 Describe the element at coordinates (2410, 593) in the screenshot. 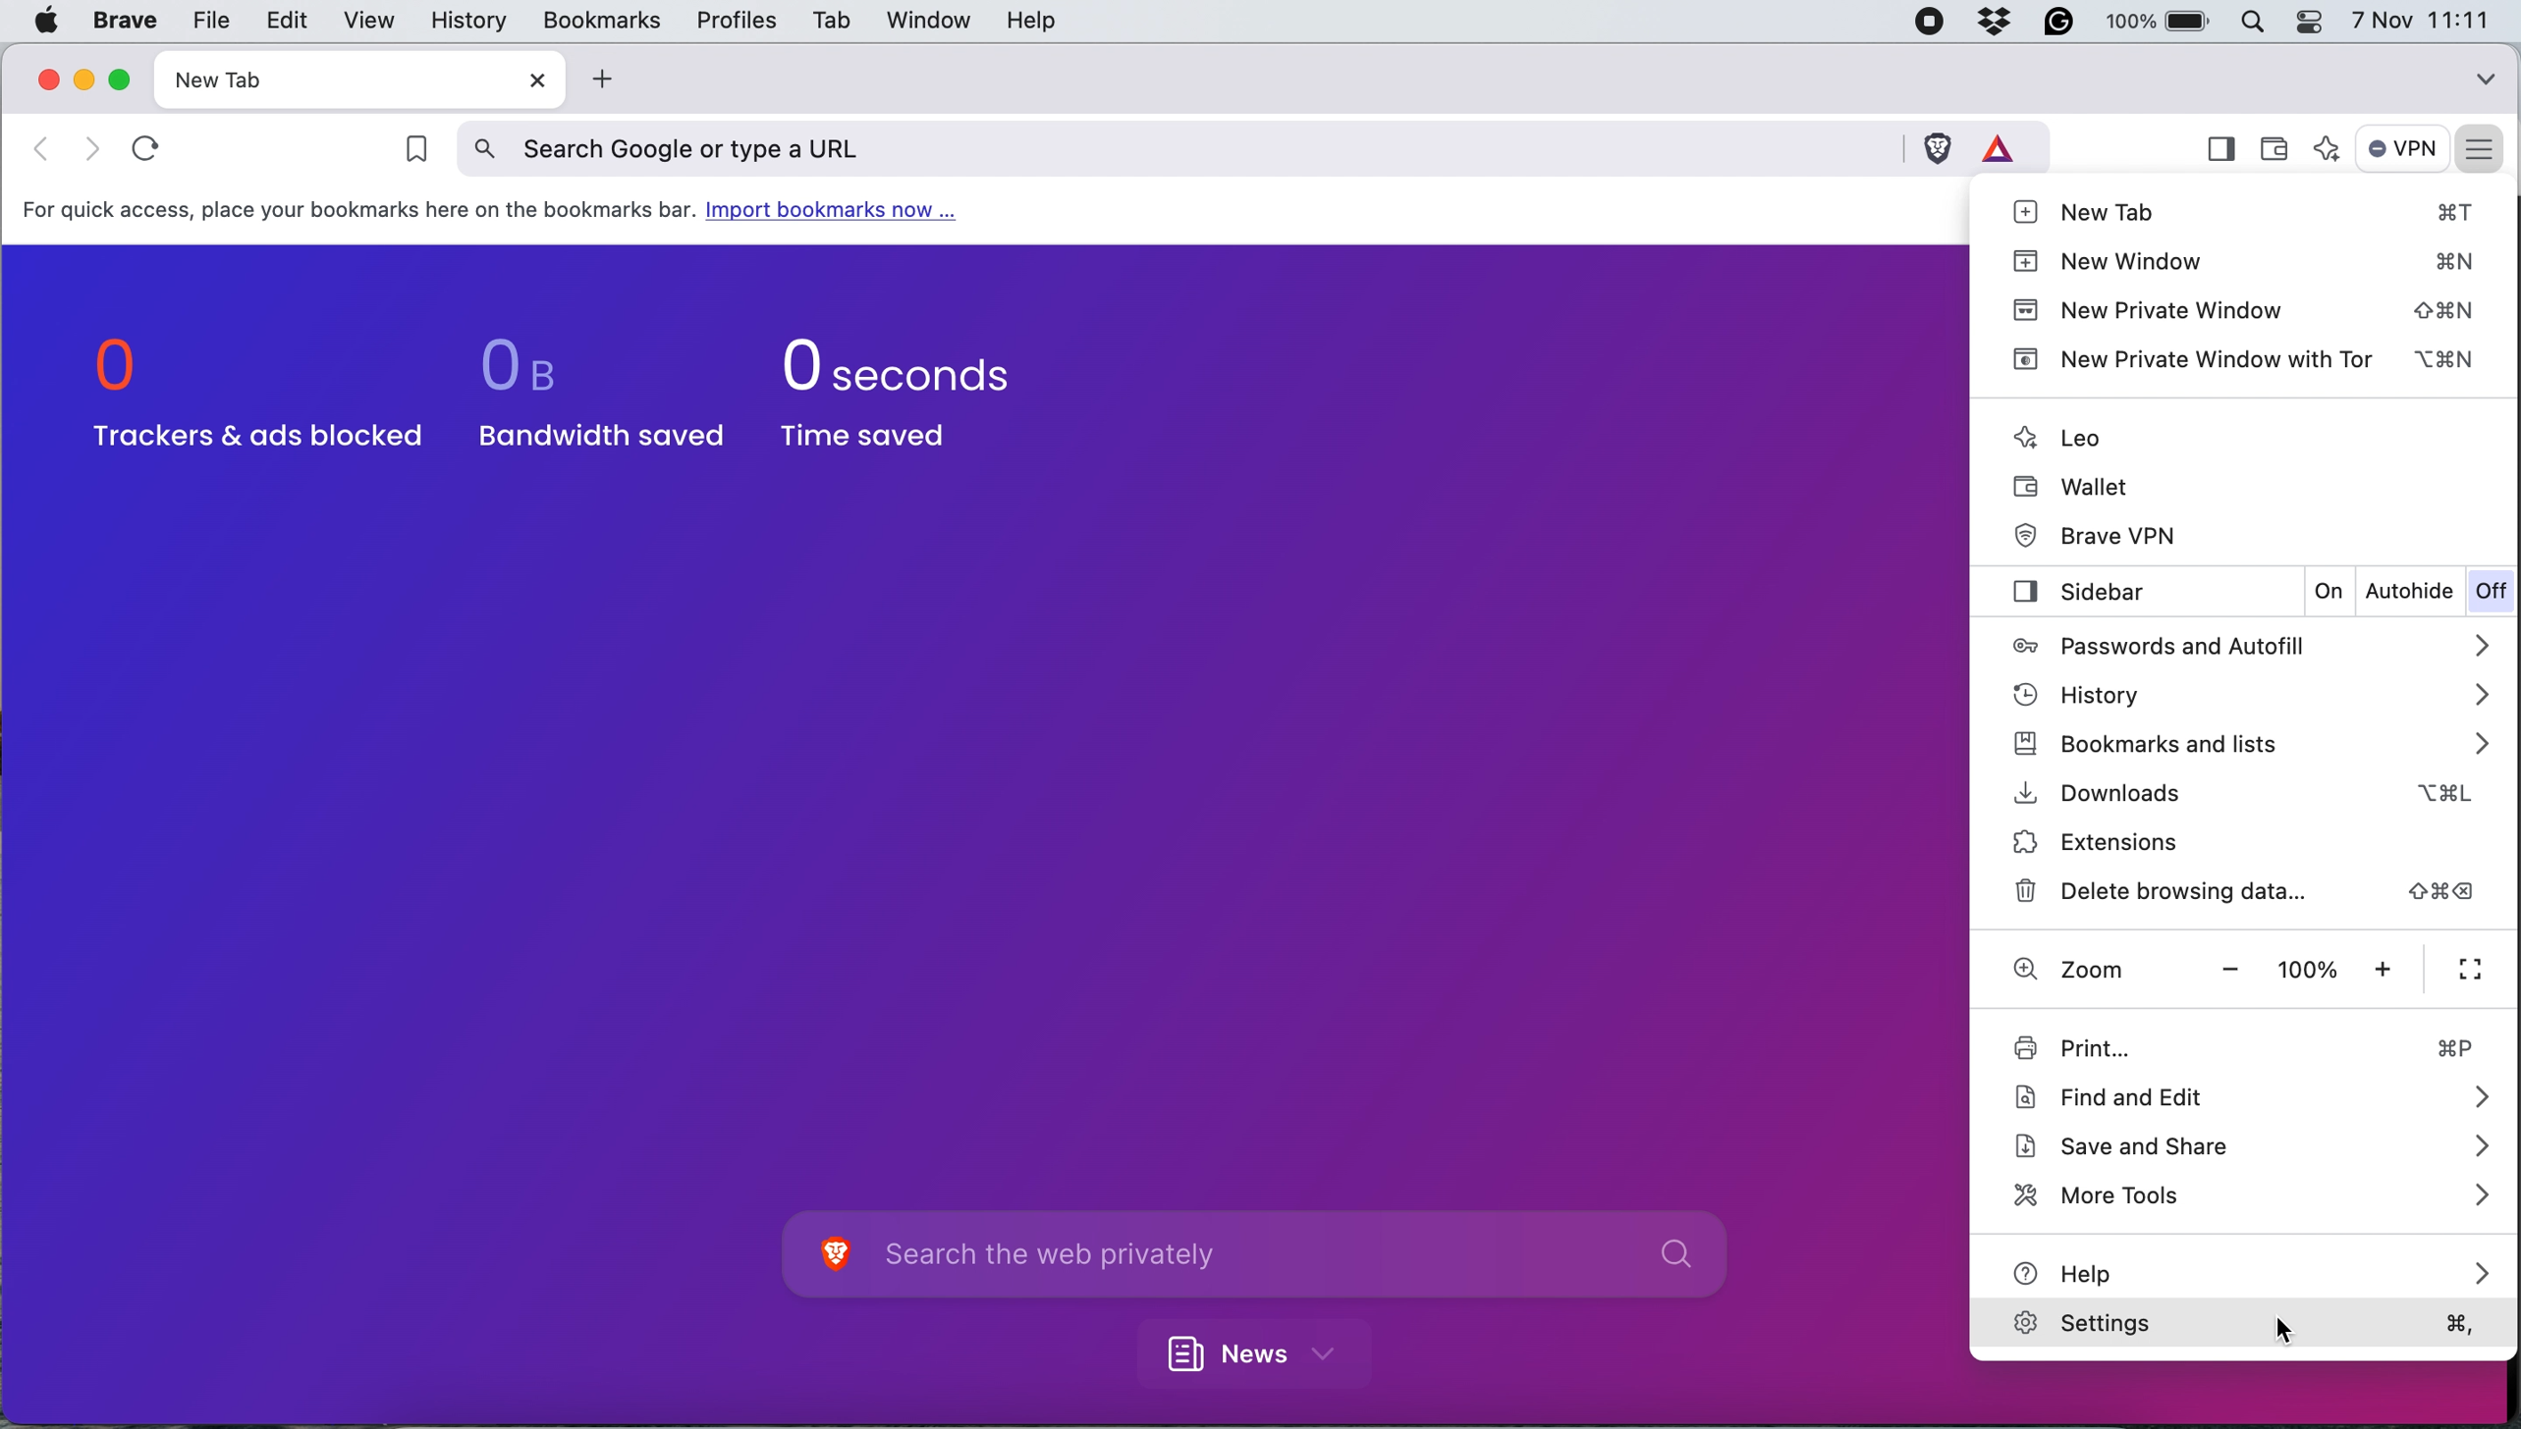

I see `autohide` at that location.